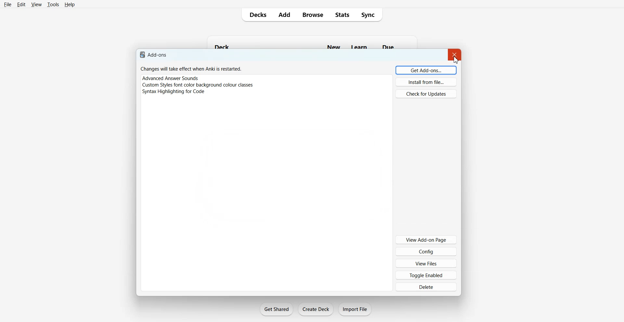 This screenshot has width=624, height=322. Describe the element at coordinates (277, 309) in the screenshot. I see `Get Shared` at that location.